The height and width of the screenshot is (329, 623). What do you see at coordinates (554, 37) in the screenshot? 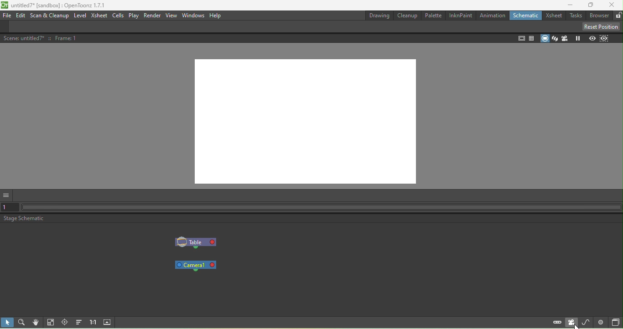
I see `3D view` at bounding box center [554, 37].